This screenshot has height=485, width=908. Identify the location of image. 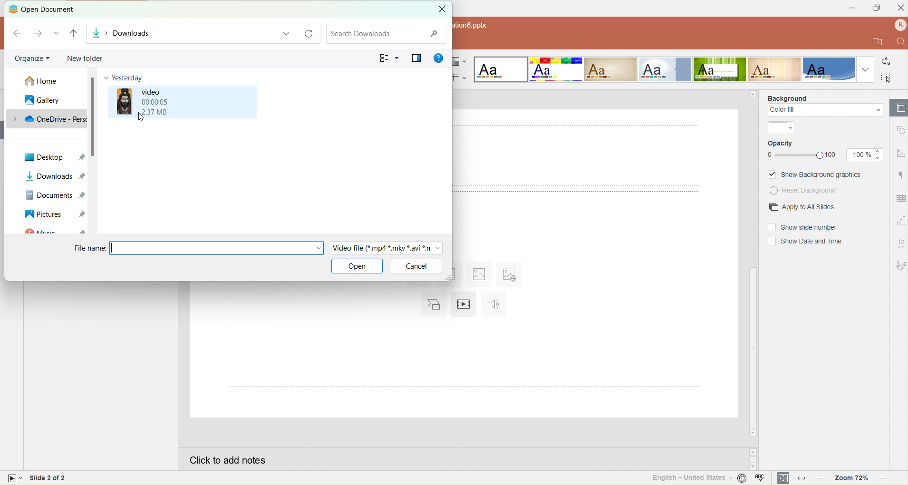
(121, 103).